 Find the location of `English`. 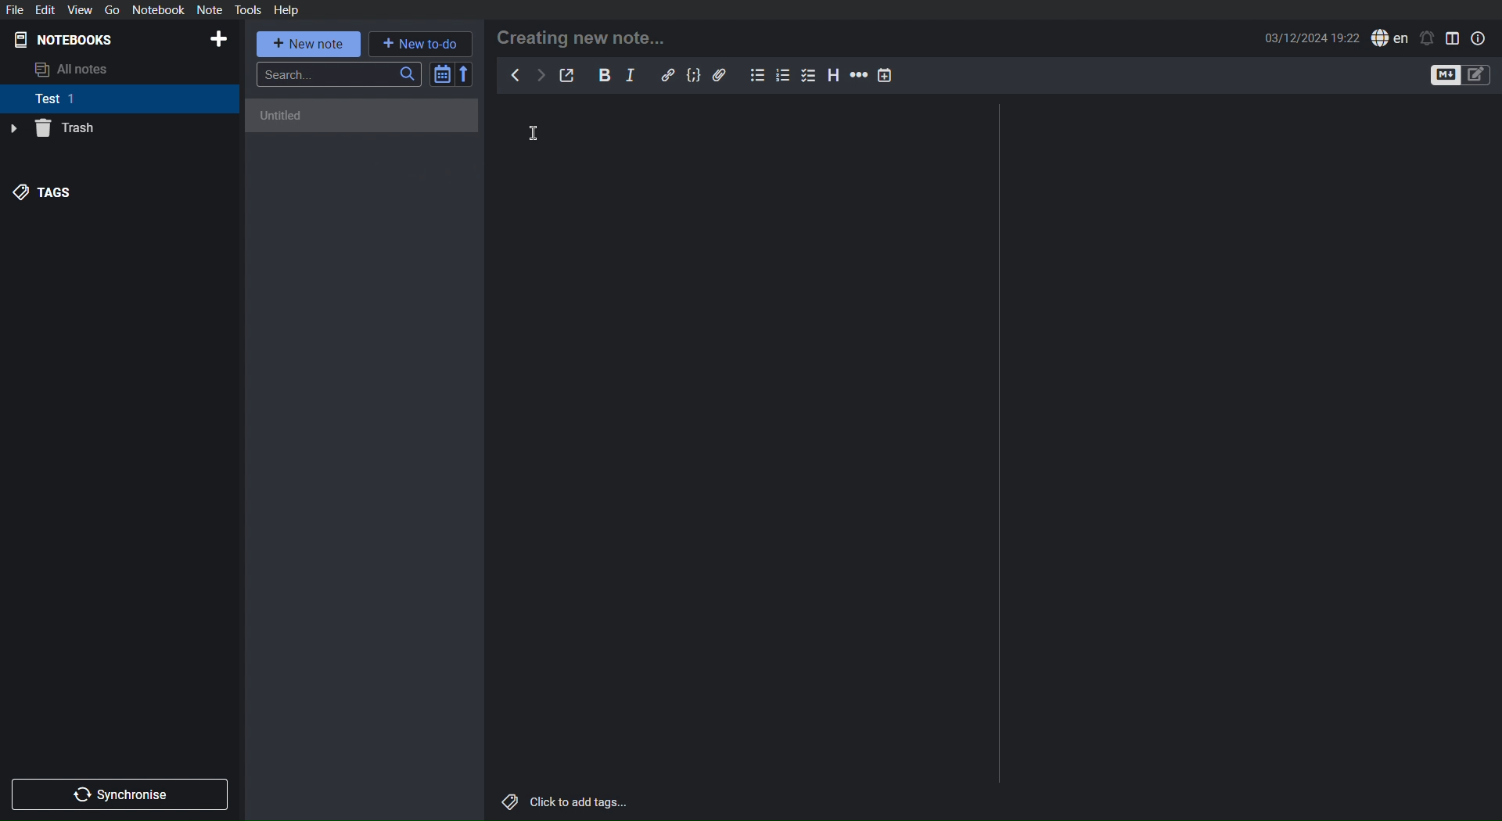

English is located at coordinates (1389, 38).